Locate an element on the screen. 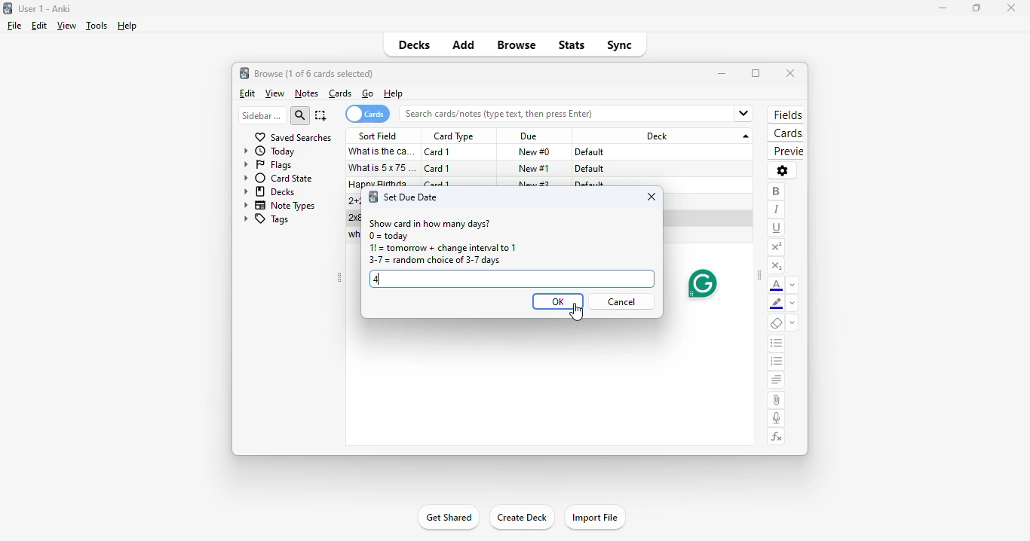 This screenshot has height=541, width=1030. OK is located at coordinates (557, 301).